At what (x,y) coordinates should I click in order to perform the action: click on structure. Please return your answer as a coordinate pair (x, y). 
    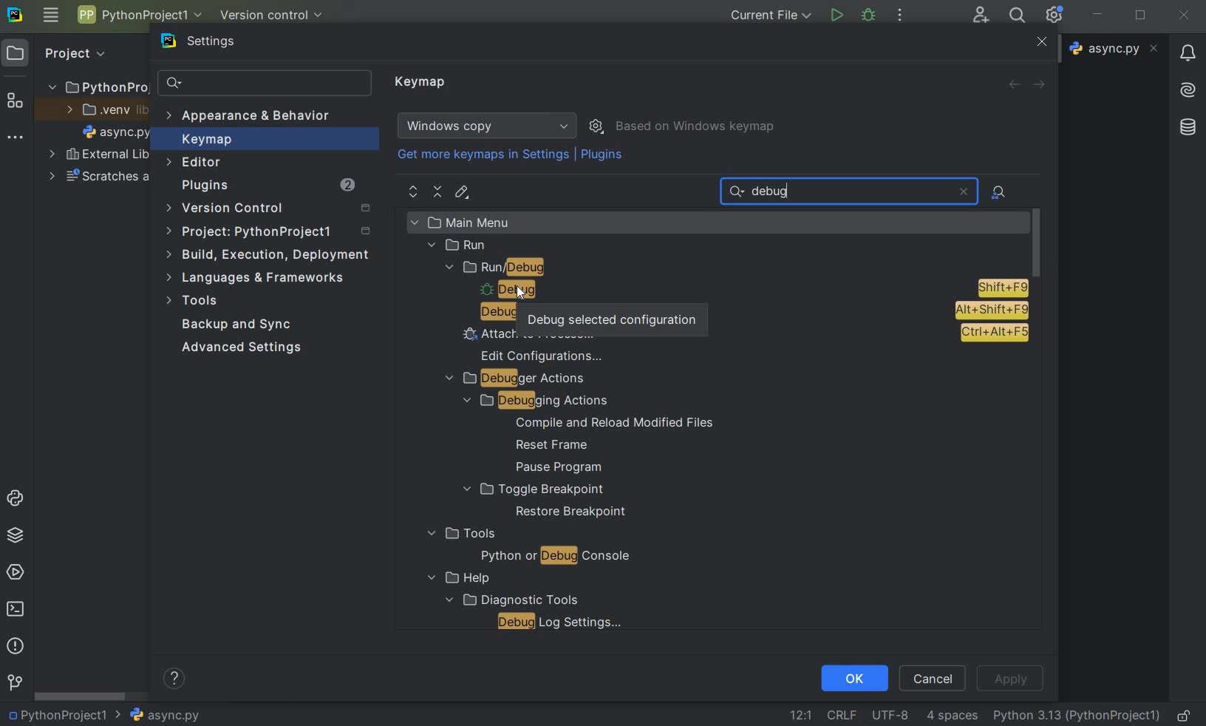
    Looking at the image, I should click on (16, 102).